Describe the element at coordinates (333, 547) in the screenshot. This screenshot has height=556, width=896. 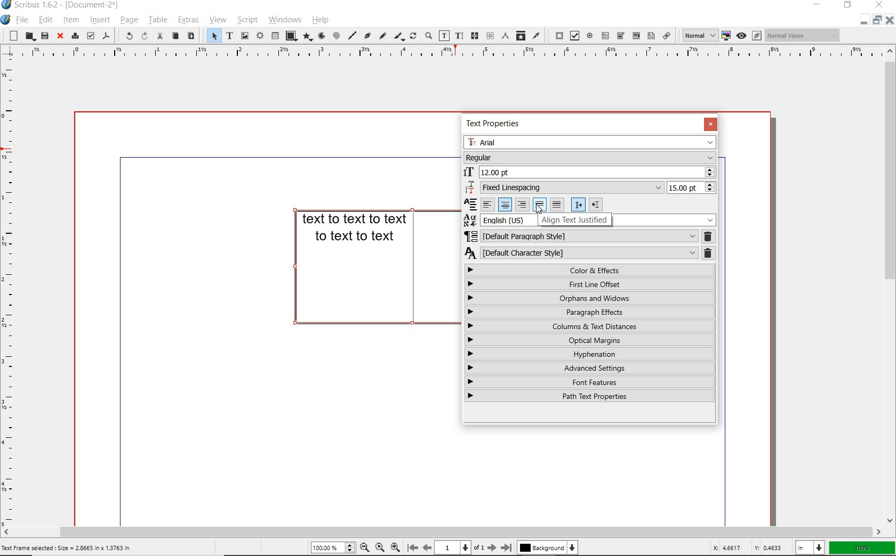
I see `zoom level` at that location.